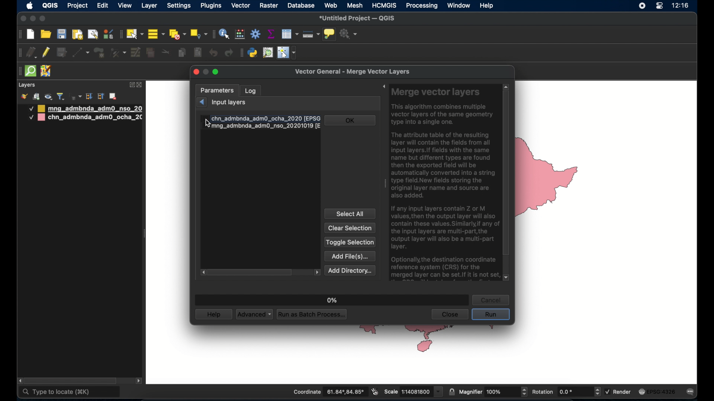  I want to click on add group, so click(36, 97).